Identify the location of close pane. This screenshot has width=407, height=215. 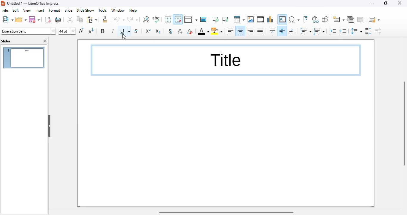
(46, 41).